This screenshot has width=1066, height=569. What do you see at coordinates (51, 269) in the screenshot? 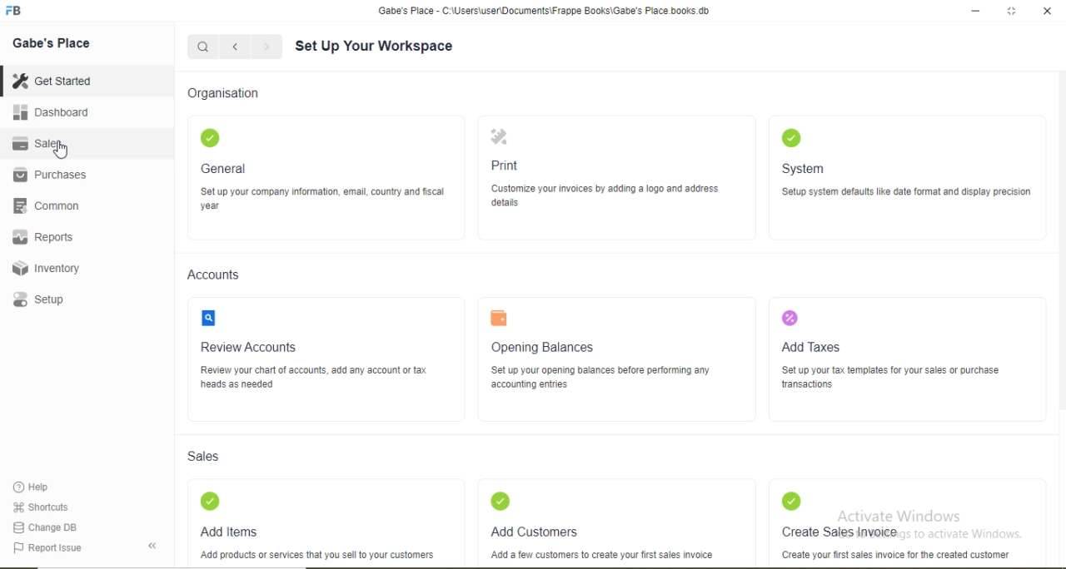
I see `Inventory` at bounding box center [51, 269].